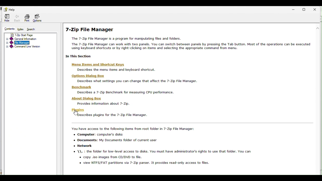 The image size is (322, 181). I want to click on Content, so click(8, 29).